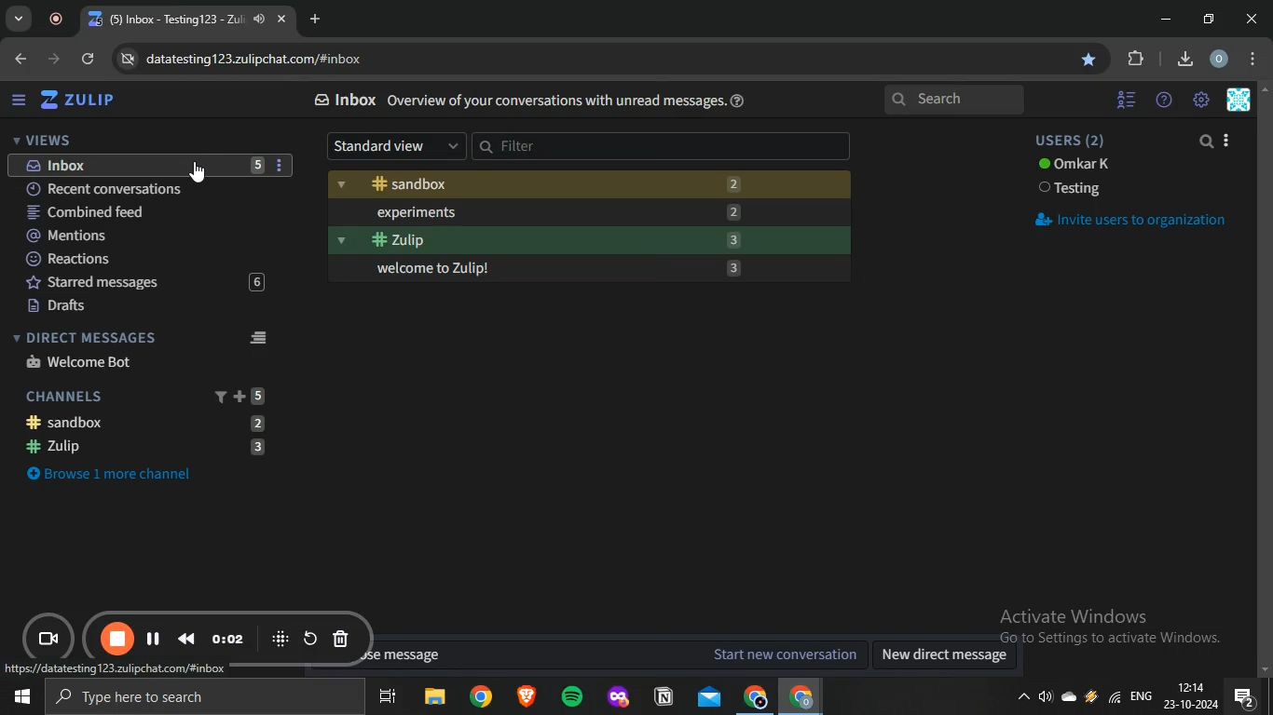 The height and width of the screenshot is (715, 1273). What do you see at coordinates (525, 698) in the screenshot?
I see `brave` at bounding box center [525, 698].